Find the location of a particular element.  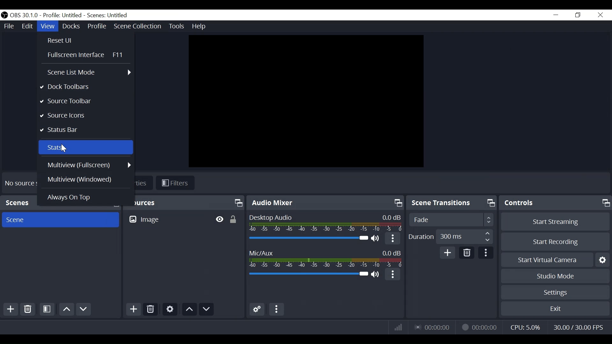

(un)check Dock Toolbars is located at coordinates (85, 87).